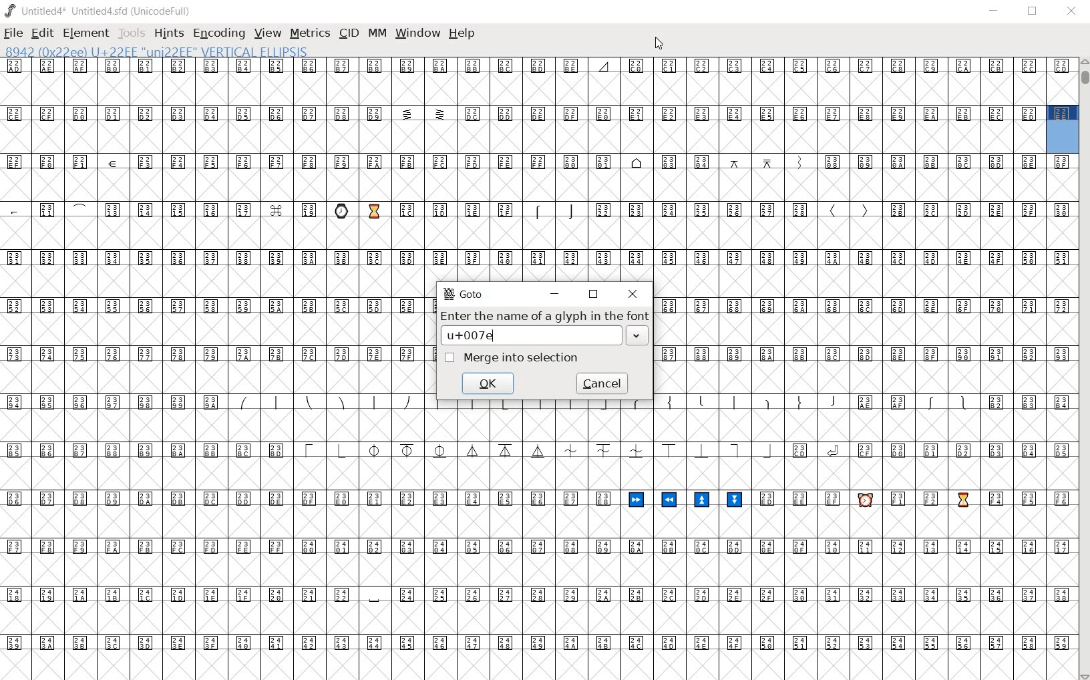 The height and width of the screenshot is (680, 1090). I want to click on TOOLS, so click(132, 33).